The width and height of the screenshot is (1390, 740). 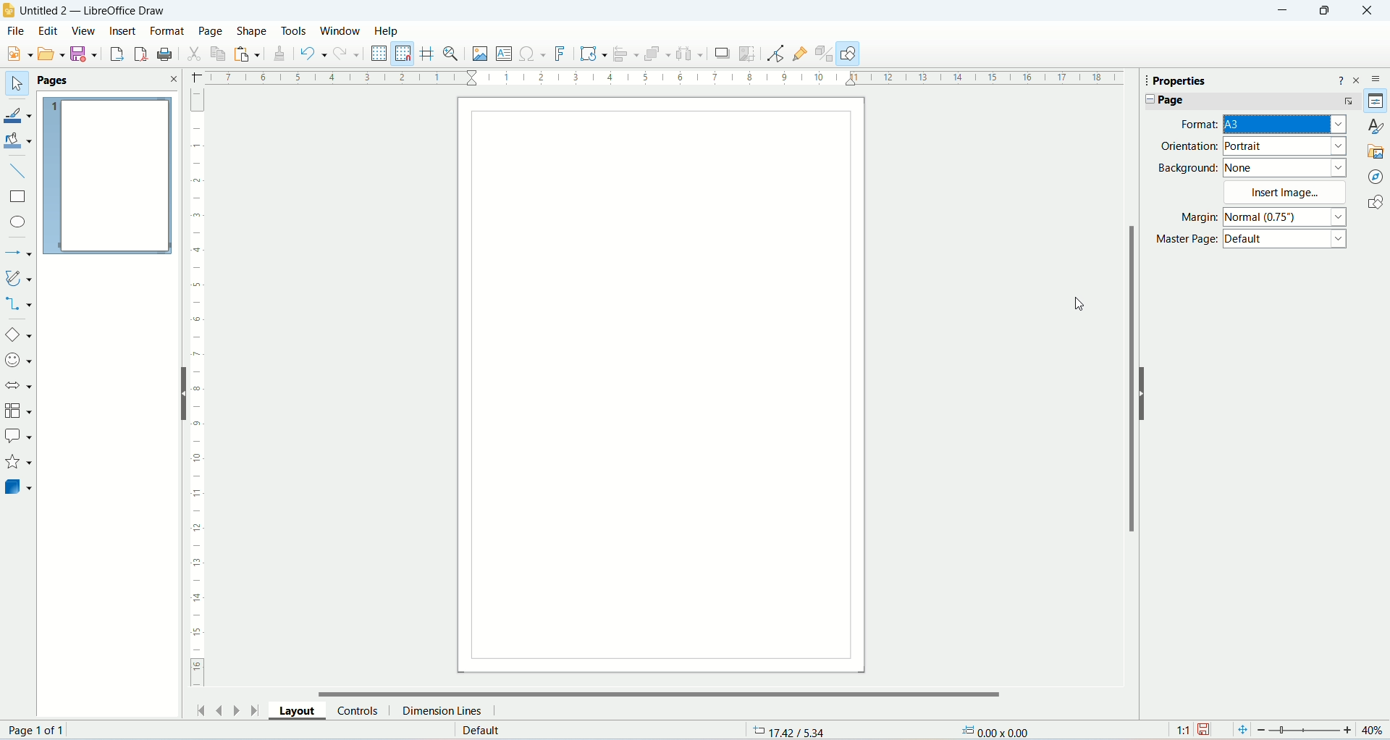 What do you see at coordinates (17, 412) in the screenshot?
I see `flowchart` at bounding box center [17, 412].